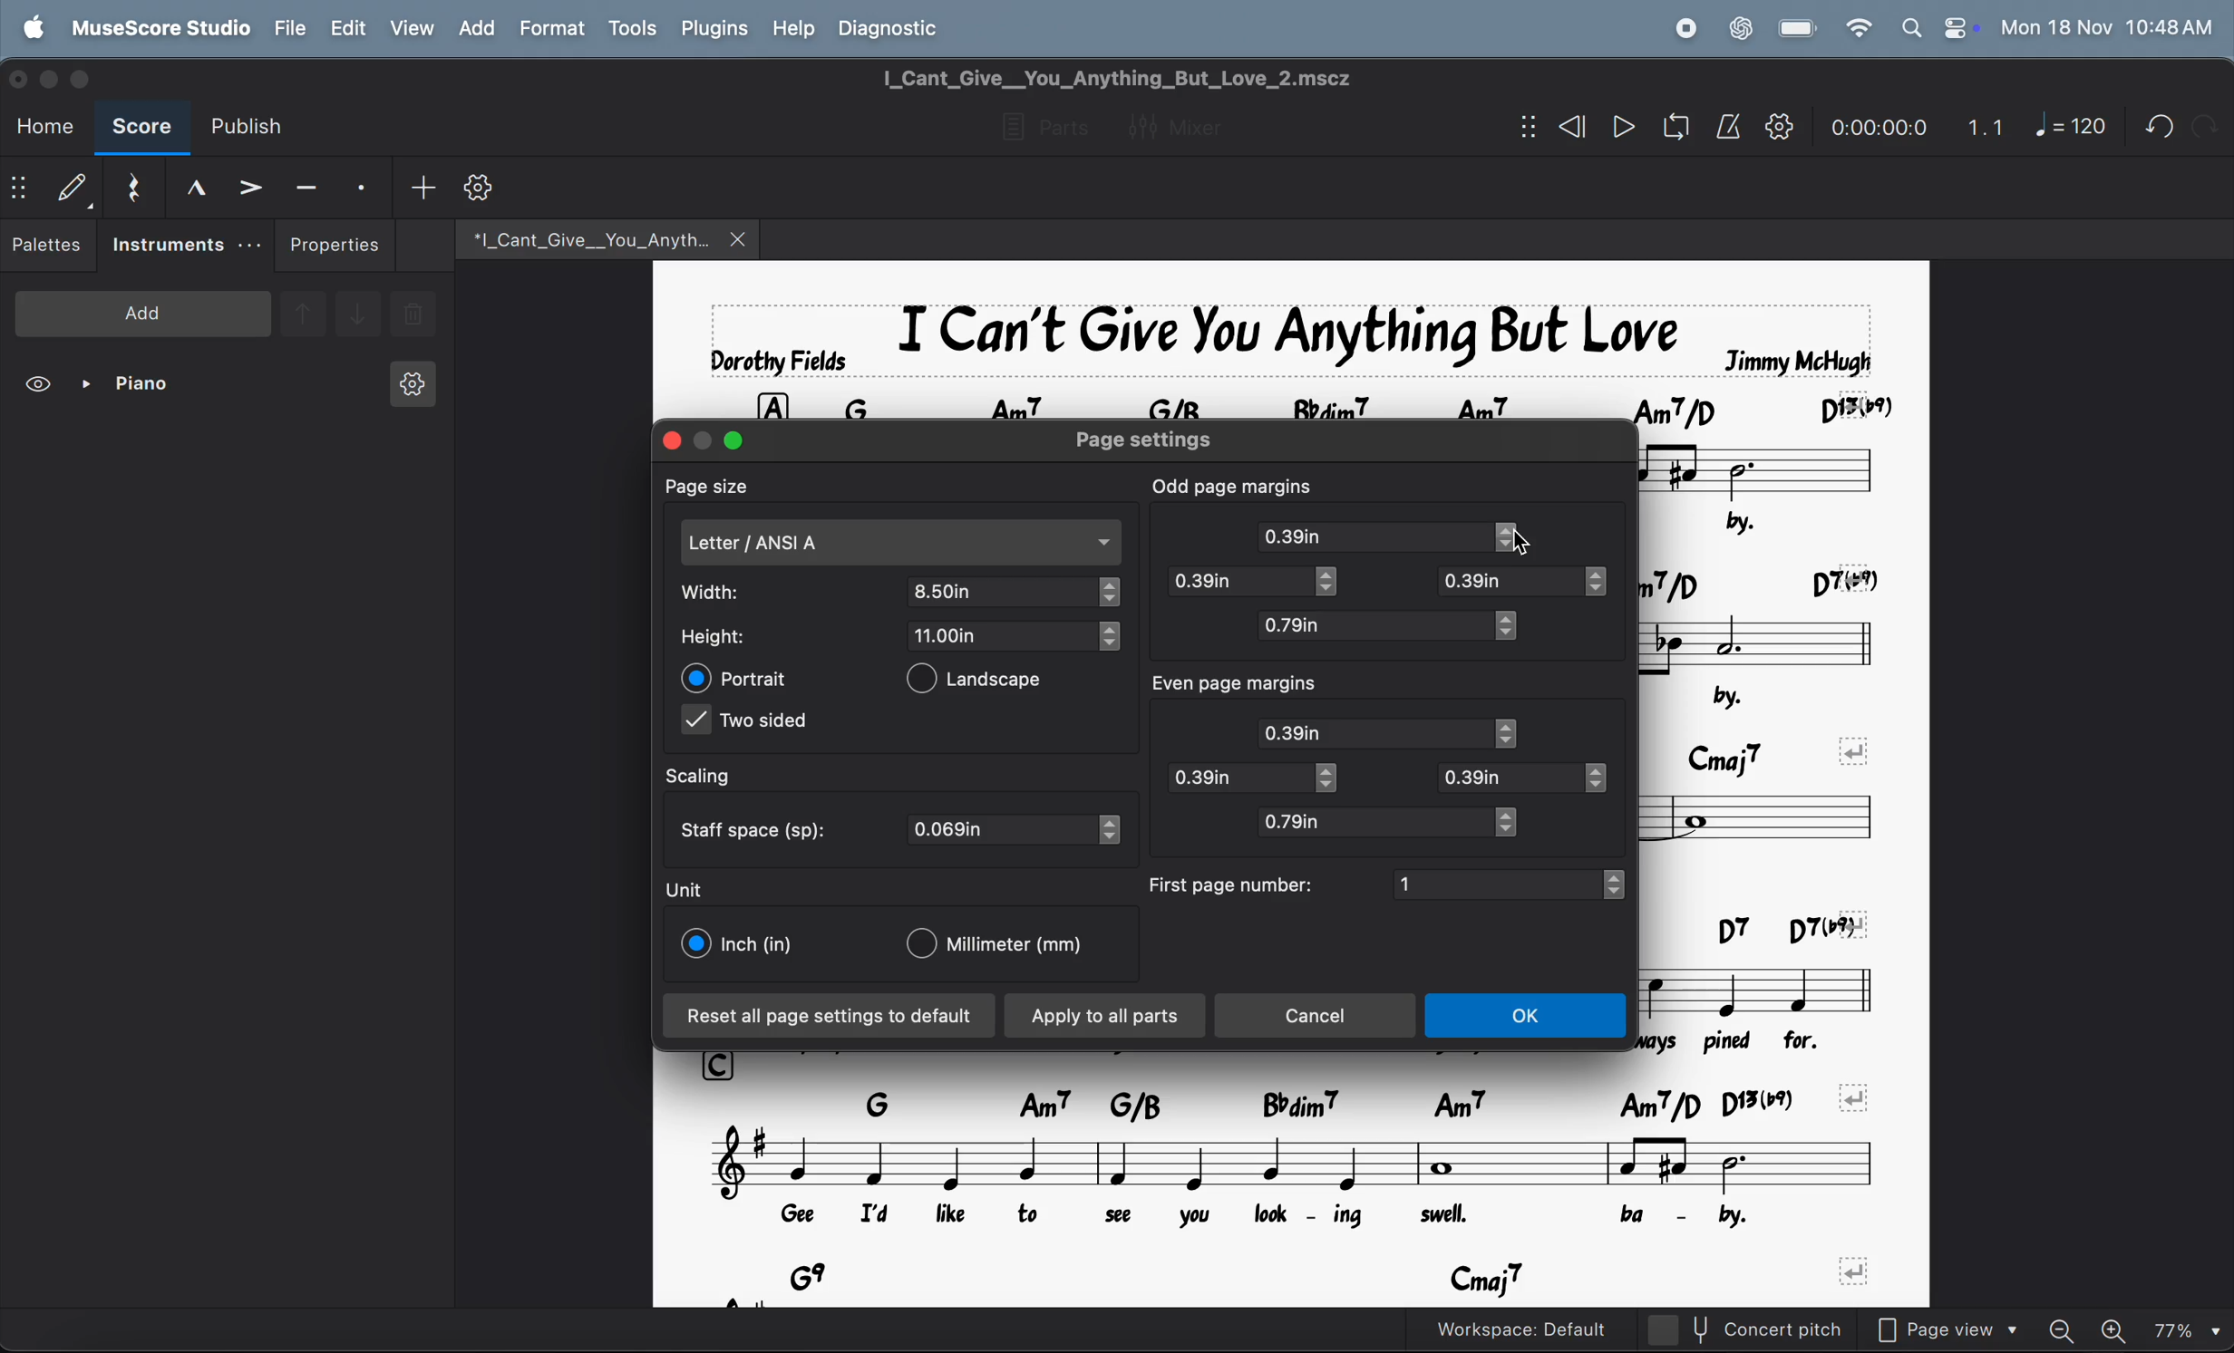 This screenshot has width=2234, height=1353. I want to click on metronome, so click(1729, 127).